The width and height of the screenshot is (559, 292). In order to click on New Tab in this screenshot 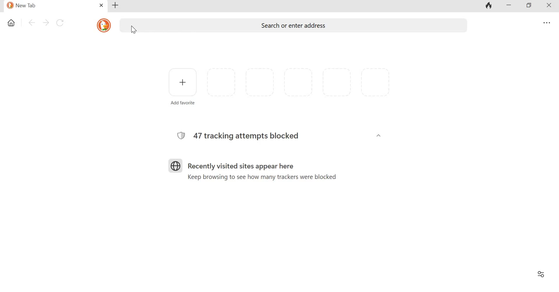, I will do `click(47, 6)`.